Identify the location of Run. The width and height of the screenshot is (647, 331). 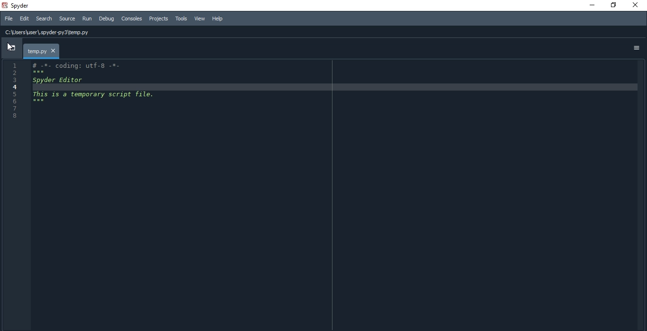
(87, 19).